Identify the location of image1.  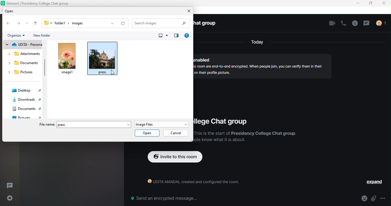
(67, 59).